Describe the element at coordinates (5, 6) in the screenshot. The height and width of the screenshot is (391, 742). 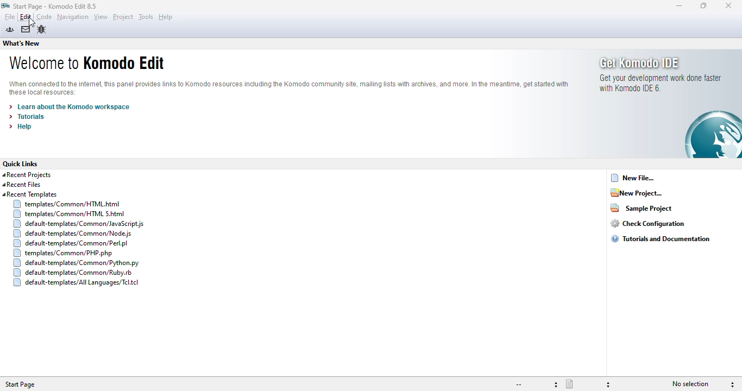
I see `logo` at that location.